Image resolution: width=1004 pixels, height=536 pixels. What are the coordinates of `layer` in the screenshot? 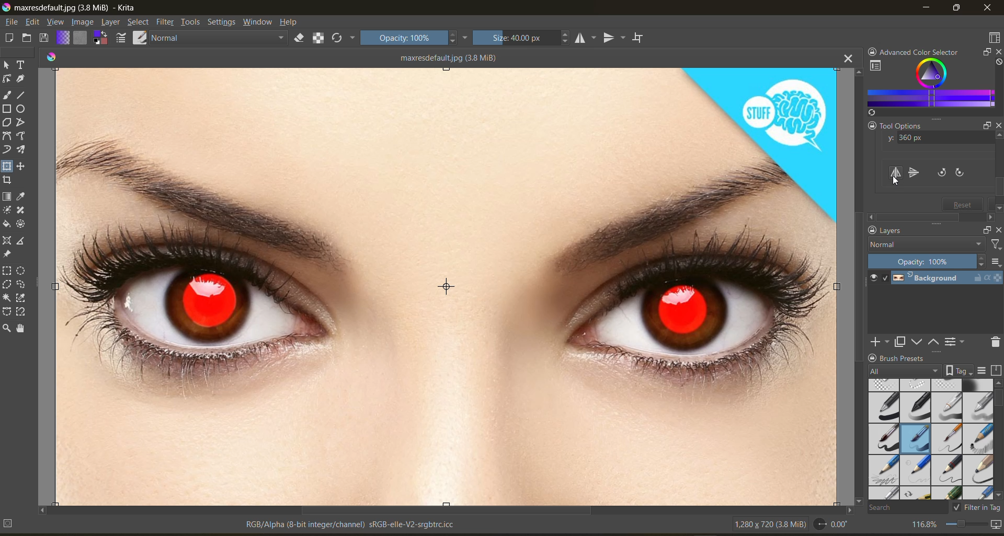 It's located at (112, 22).